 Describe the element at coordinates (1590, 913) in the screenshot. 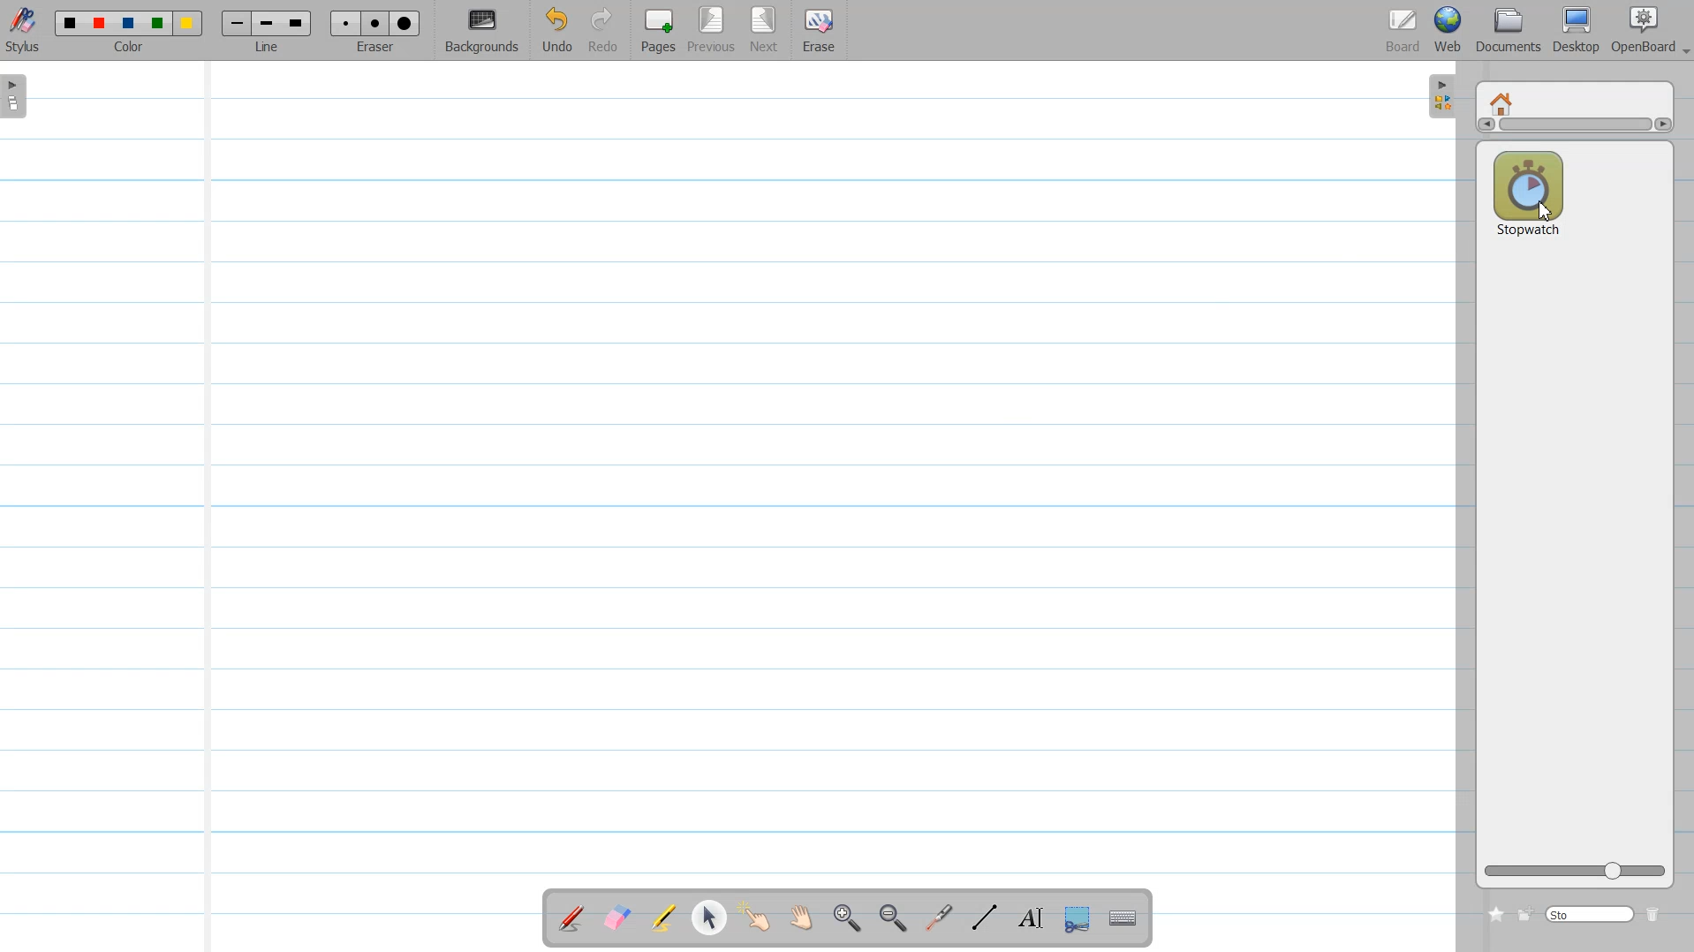

I see `Search bar` at that location.